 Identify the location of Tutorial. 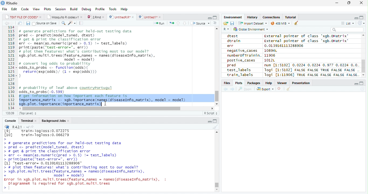
(291, 17).